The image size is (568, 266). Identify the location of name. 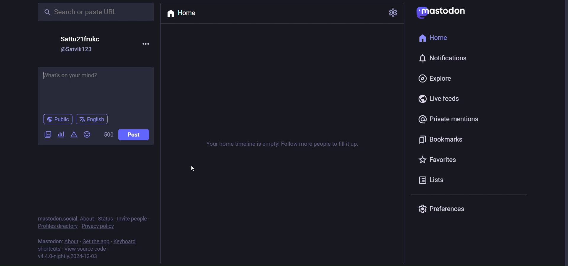
(81, 37).